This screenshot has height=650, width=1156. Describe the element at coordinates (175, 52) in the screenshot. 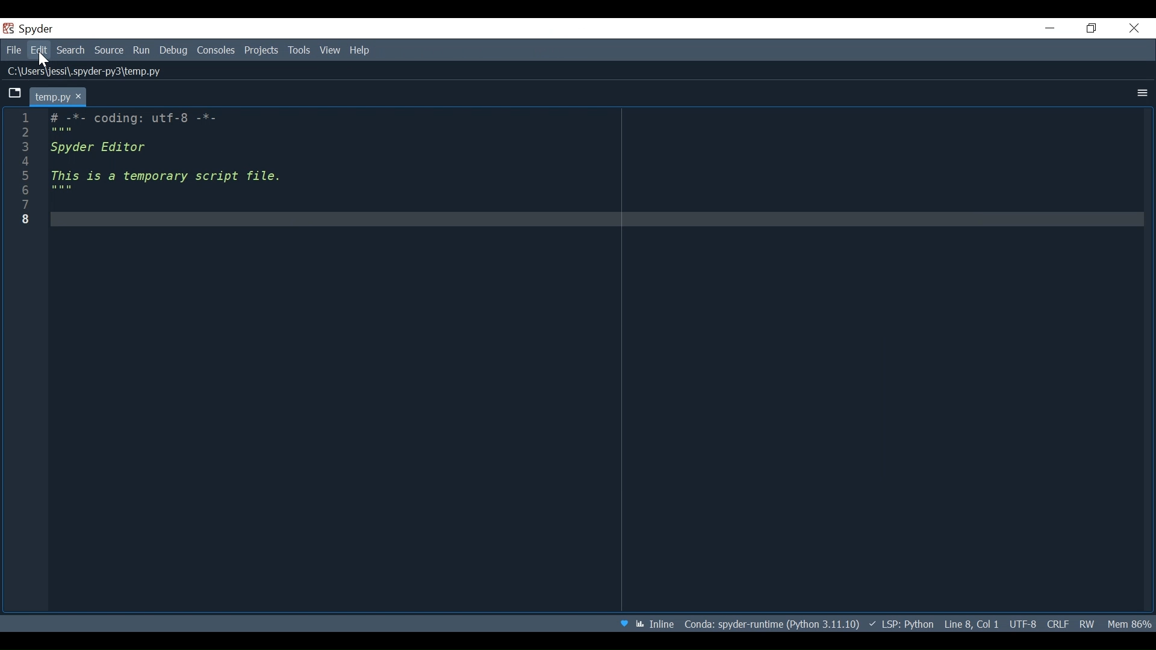

I see `Debug` at that location.